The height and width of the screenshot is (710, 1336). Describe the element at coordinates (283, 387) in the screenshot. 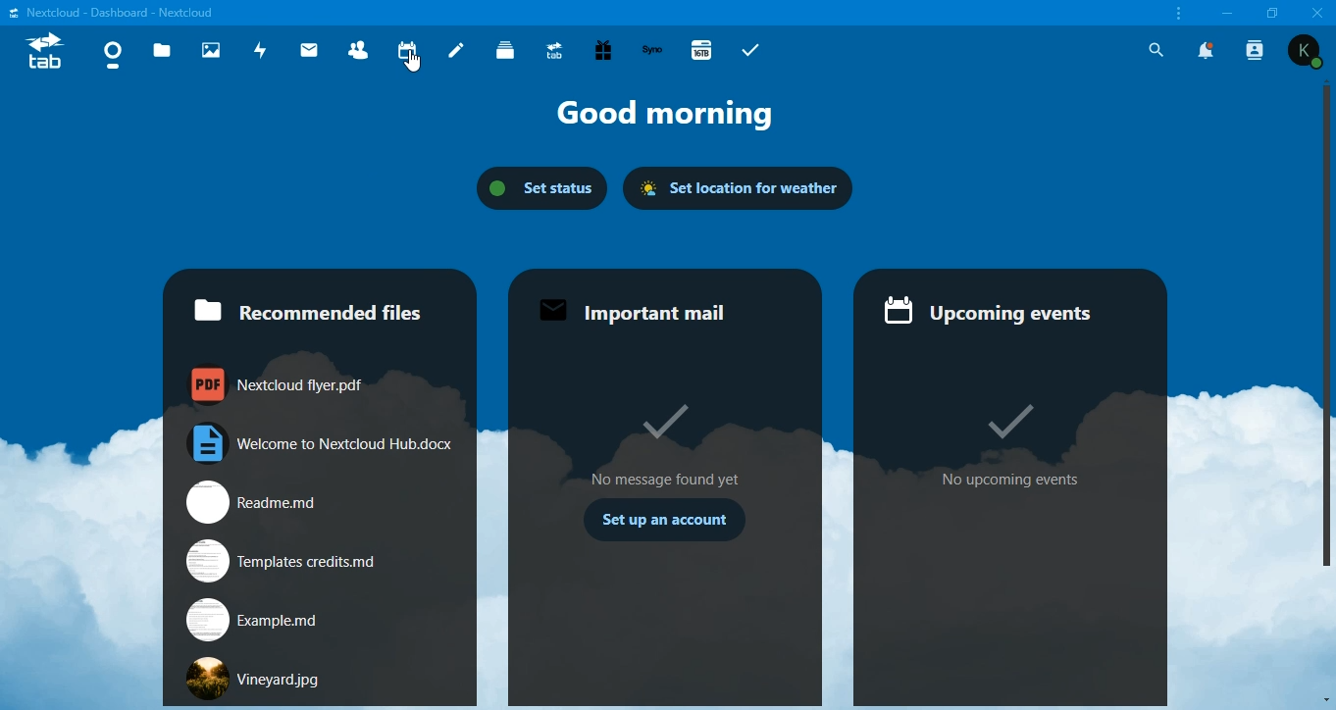

I see `nextcloud flyer.pdf` at that location.